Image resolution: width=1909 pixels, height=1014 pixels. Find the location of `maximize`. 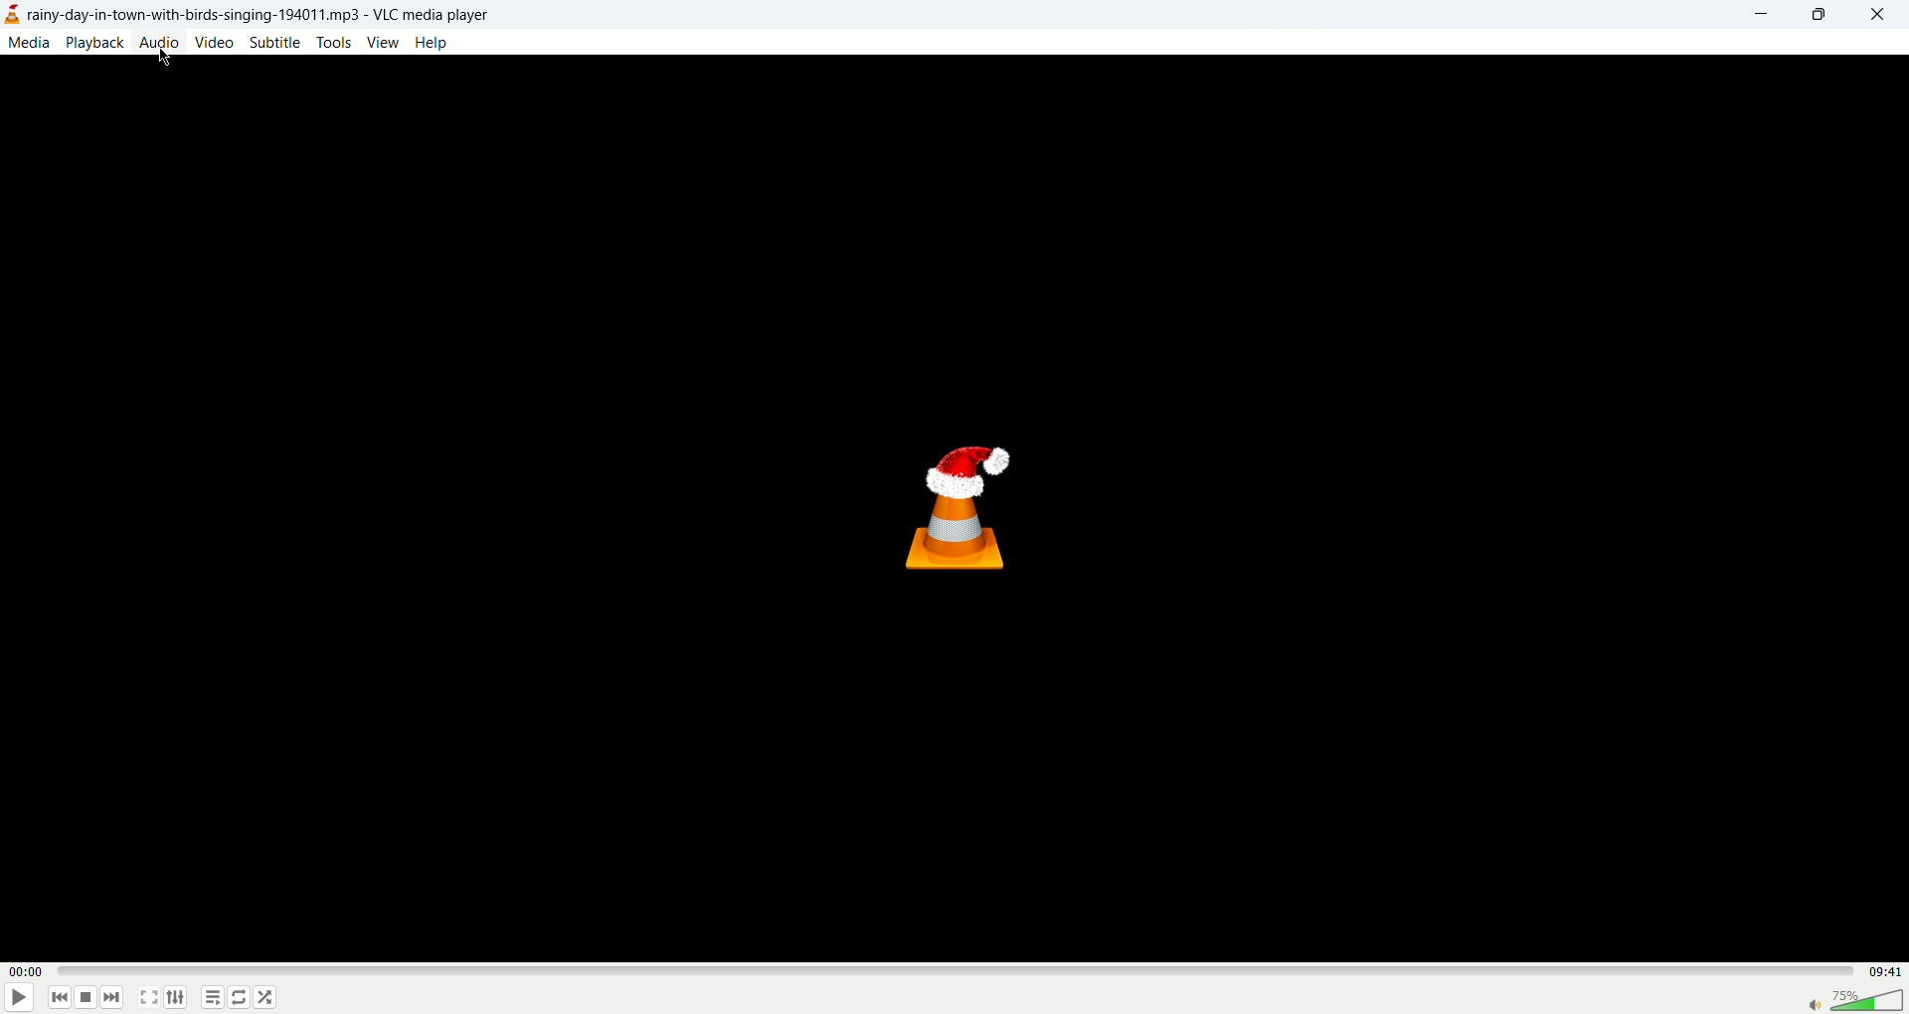

maximize is located at coordinates (1819, 16).